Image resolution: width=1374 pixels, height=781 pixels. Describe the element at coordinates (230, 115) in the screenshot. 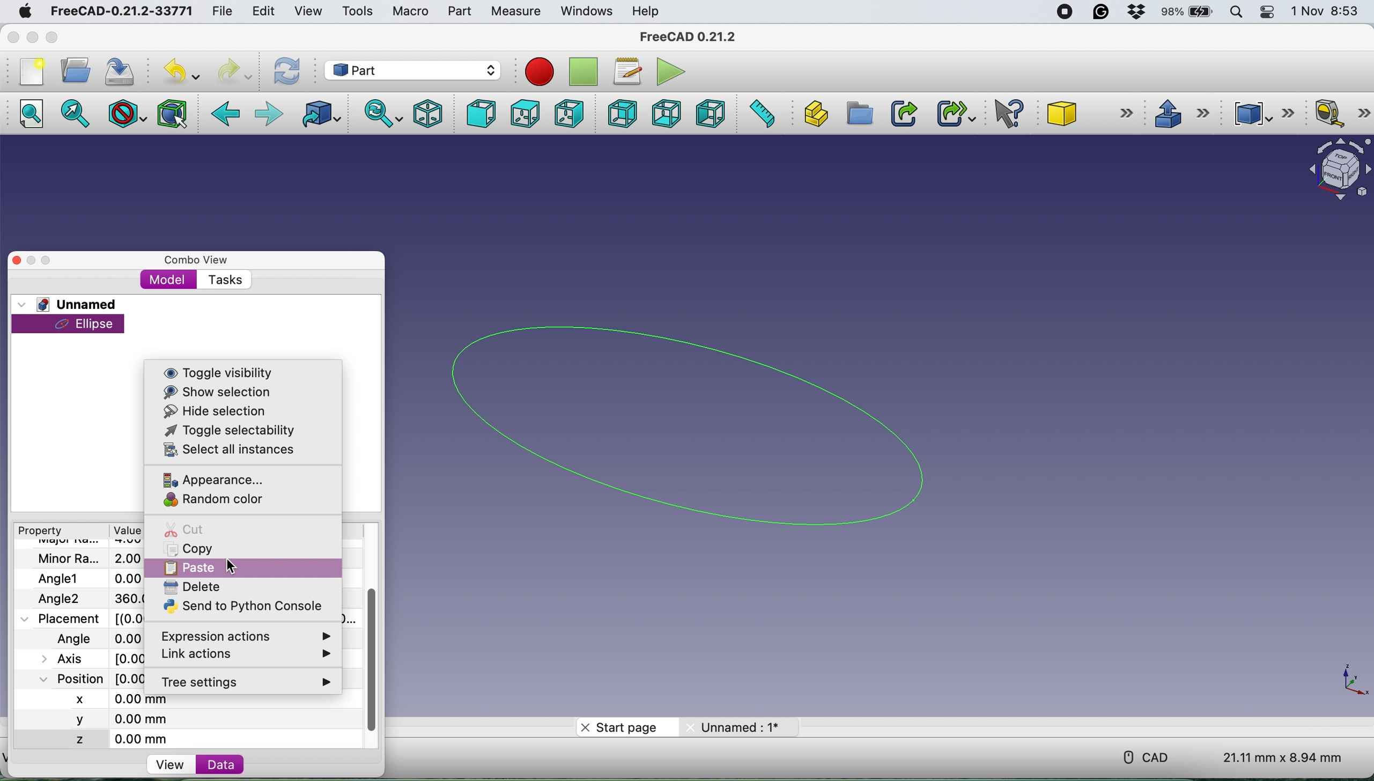

I see `backward` at that location.